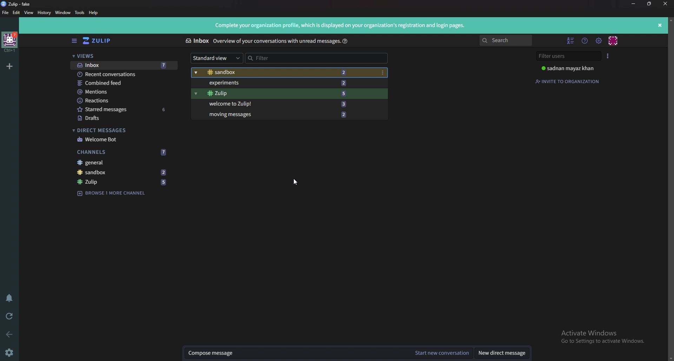  What do you see at coordinates (99, 41) in the screenshot?
I see `Home view` at bounding box center [99, 41].